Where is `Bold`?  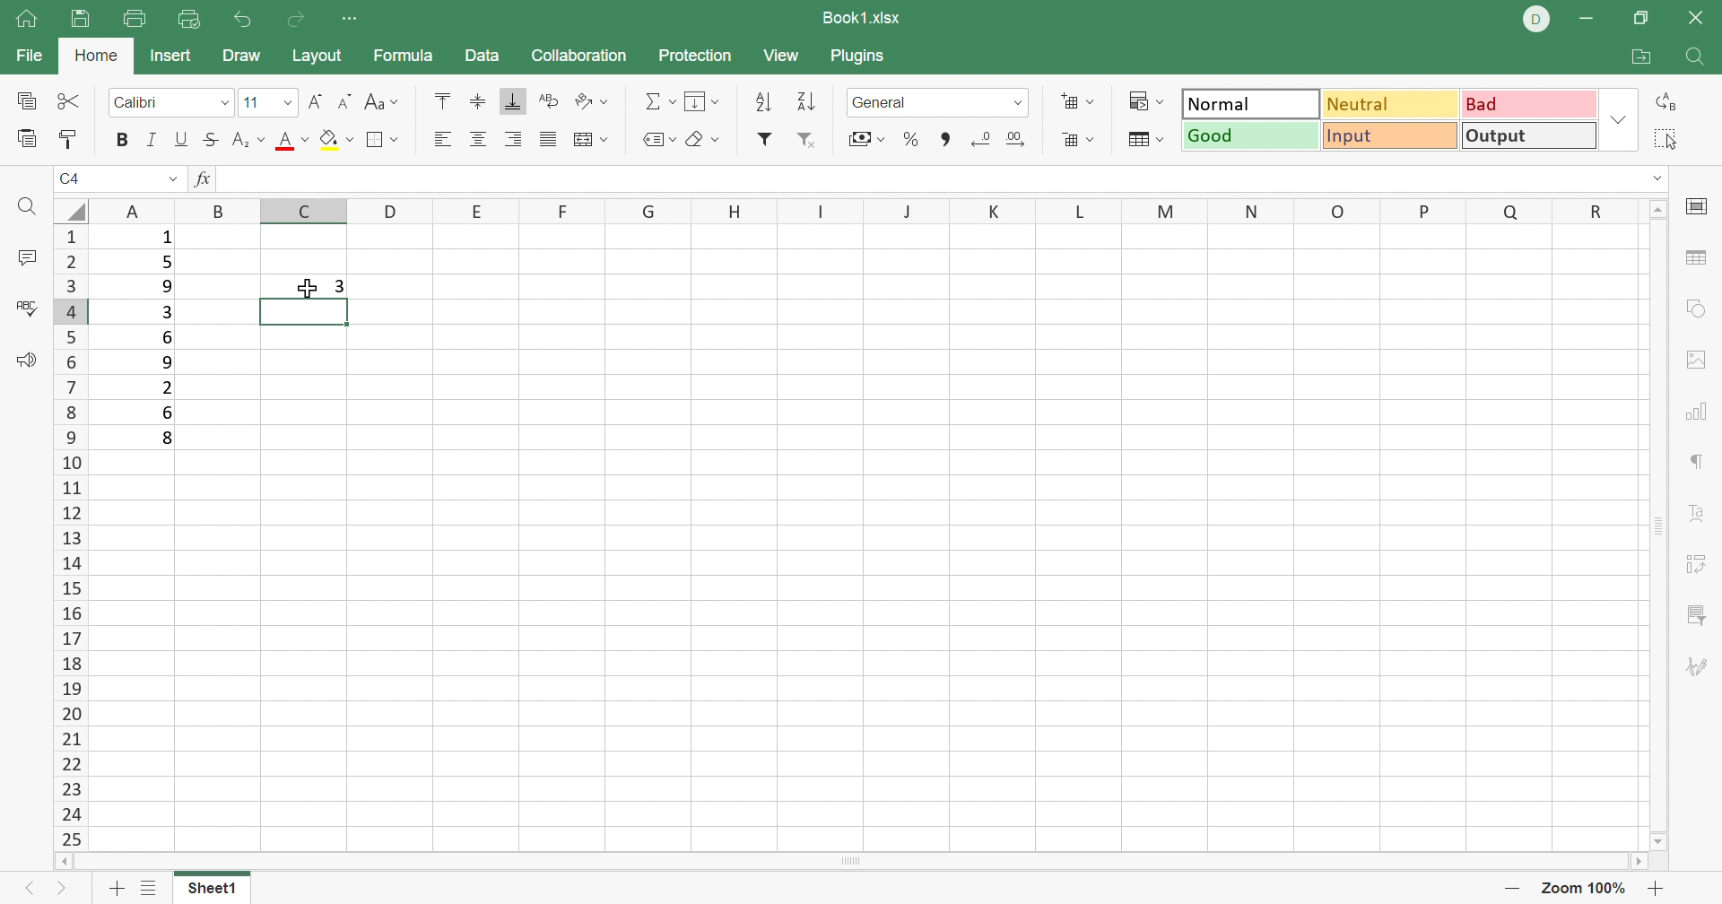
Bold is located at coordinates (123, 140).